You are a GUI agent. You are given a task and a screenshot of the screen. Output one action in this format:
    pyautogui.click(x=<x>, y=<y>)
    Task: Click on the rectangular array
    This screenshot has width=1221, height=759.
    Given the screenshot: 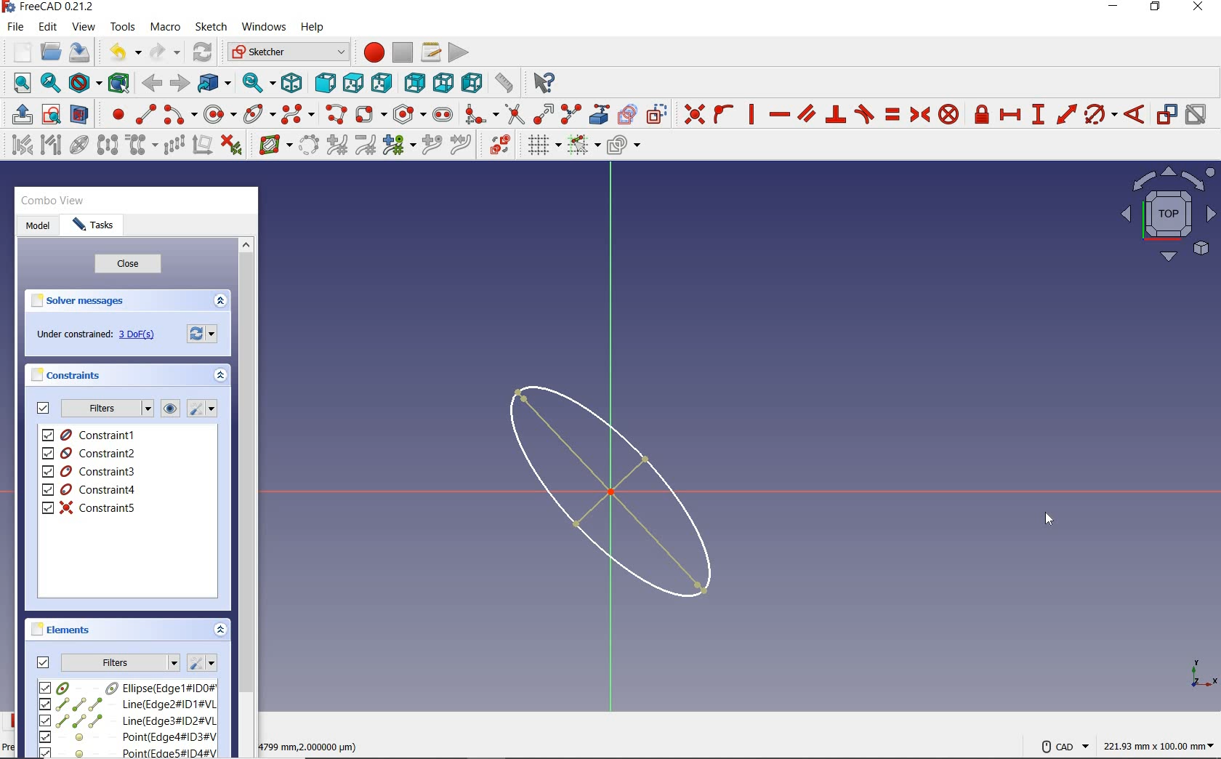 What is the action you would take?
    pyautogui.click(x=174, y=146)
    